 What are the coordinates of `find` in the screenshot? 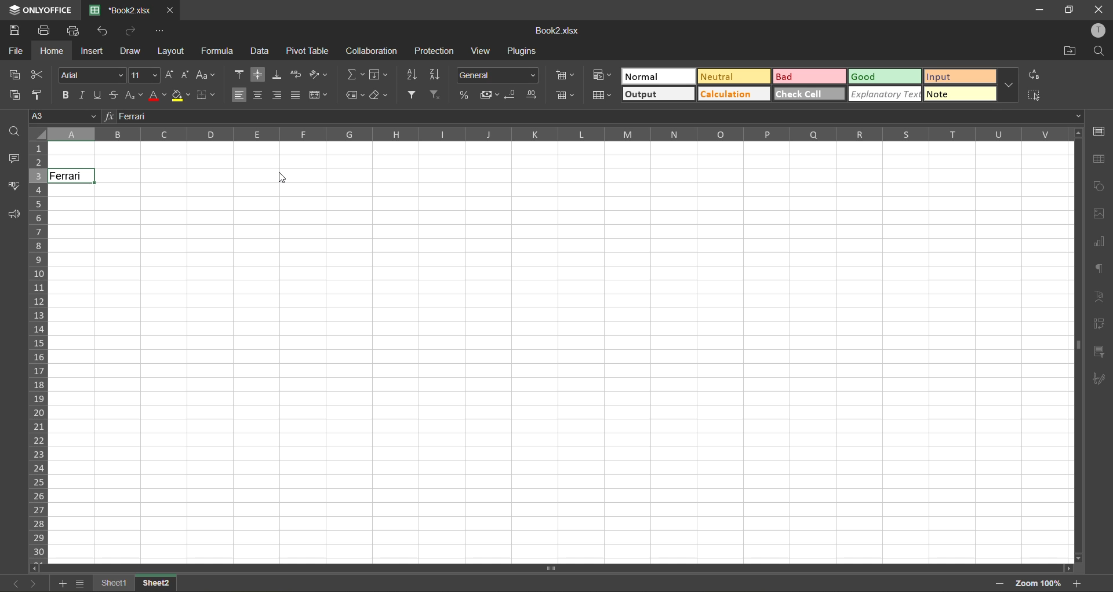 It's located at (1101, 52).